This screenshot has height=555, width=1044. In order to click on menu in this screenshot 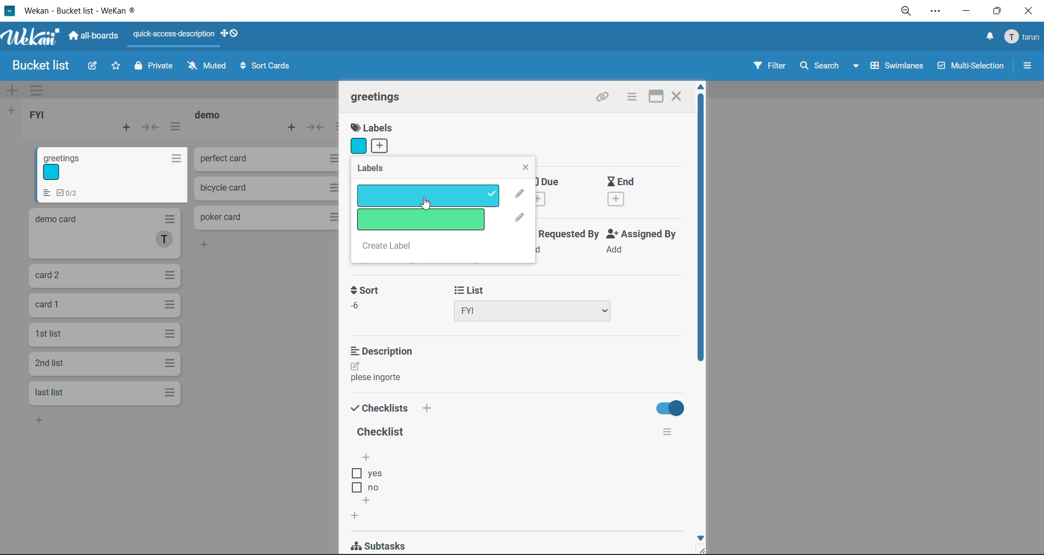, I will do `click(1024, 36)`.